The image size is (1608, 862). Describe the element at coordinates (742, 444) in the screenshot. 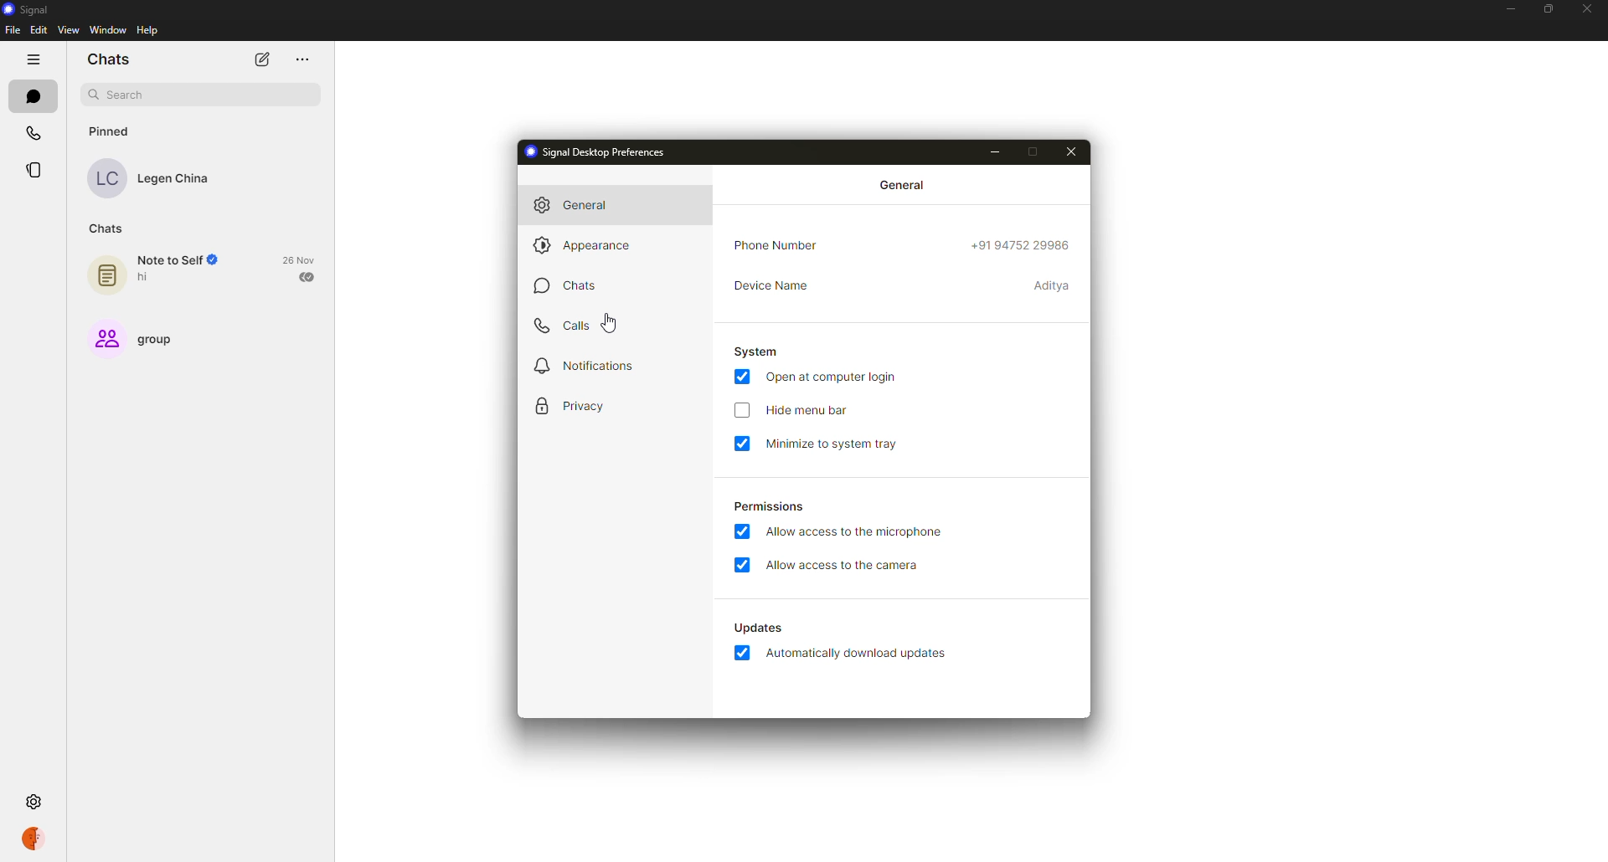

I see `enabled` at that location.